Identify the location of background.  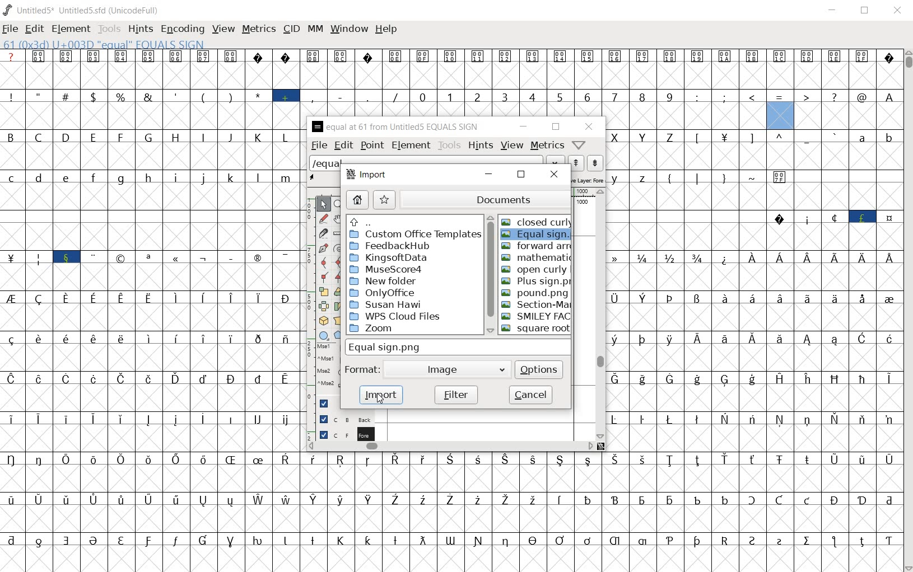
(345, 419).